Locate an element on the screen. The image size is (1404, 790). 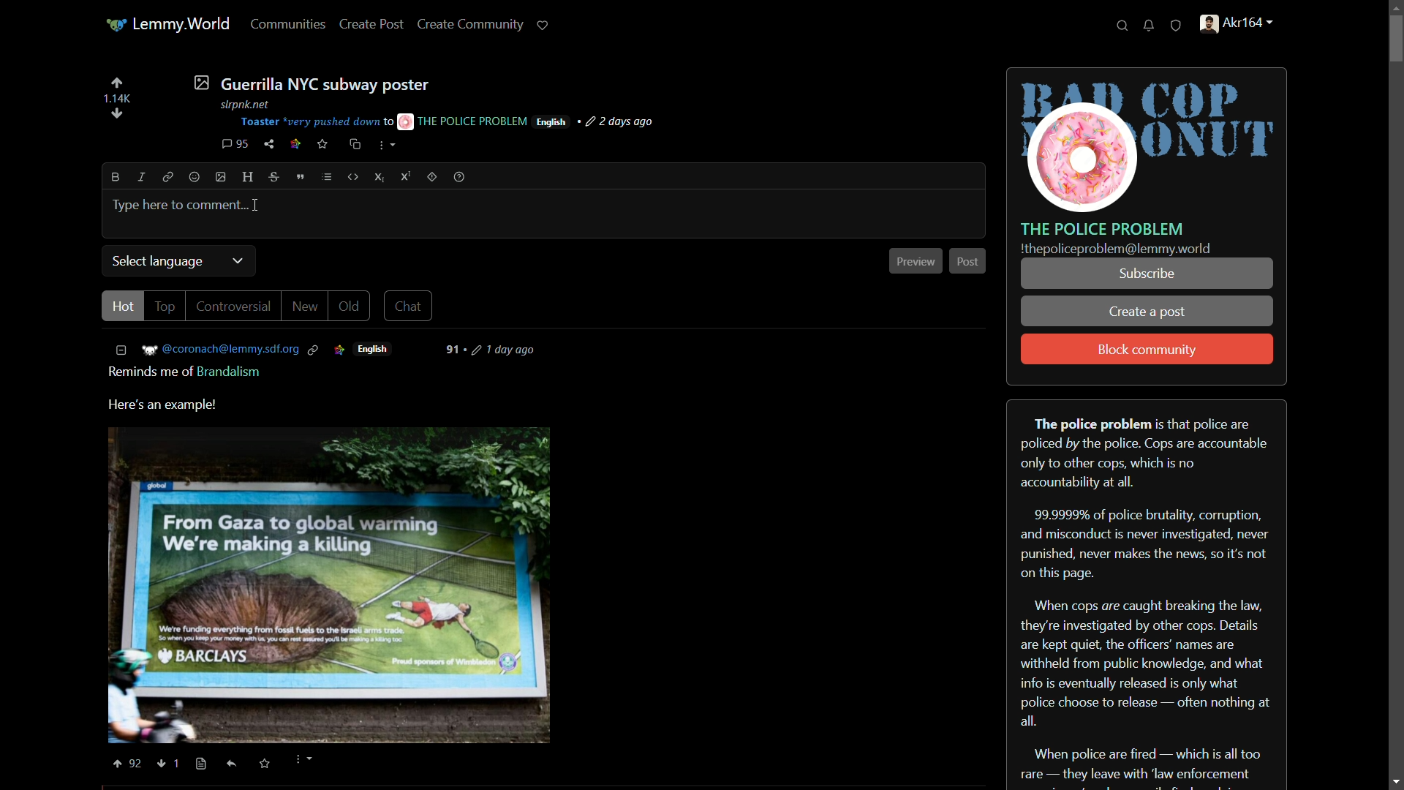
language is located at coordinates (551, 122).